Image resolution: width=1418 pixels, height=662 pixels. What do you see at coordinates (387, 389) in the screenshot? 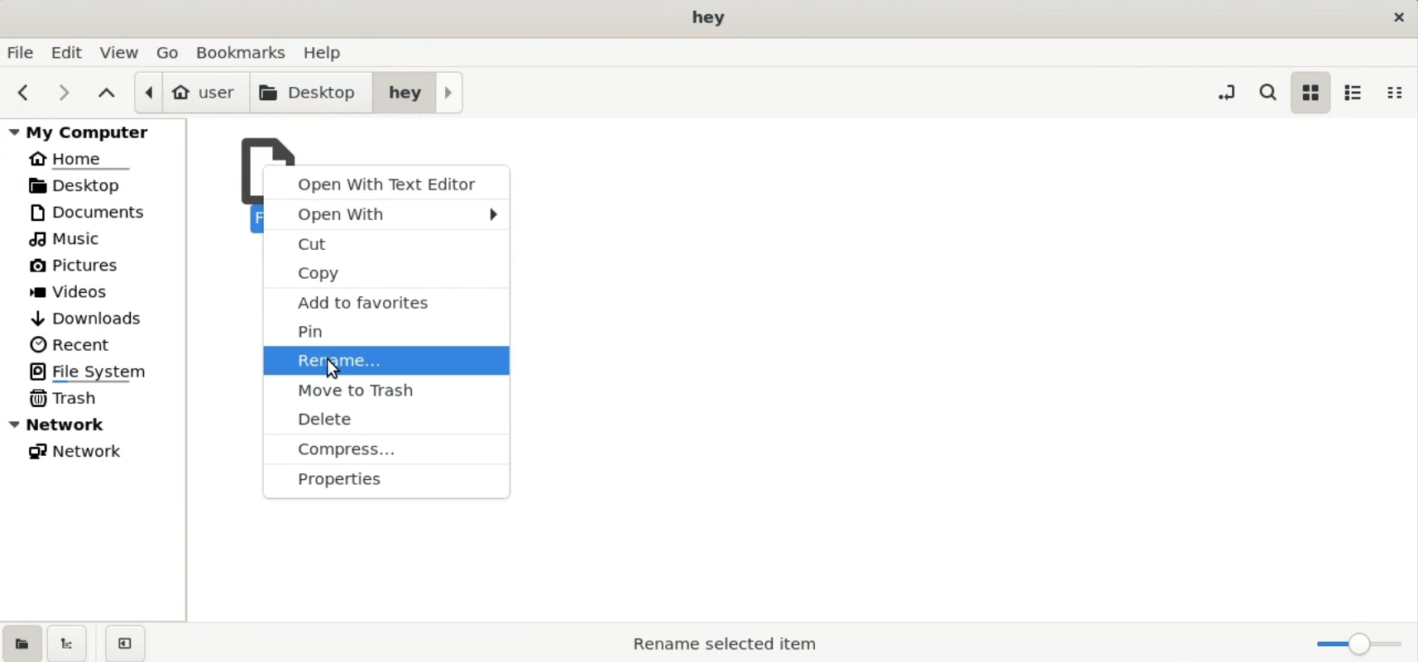
I see `move to trash` at bounding box center [387, 389].